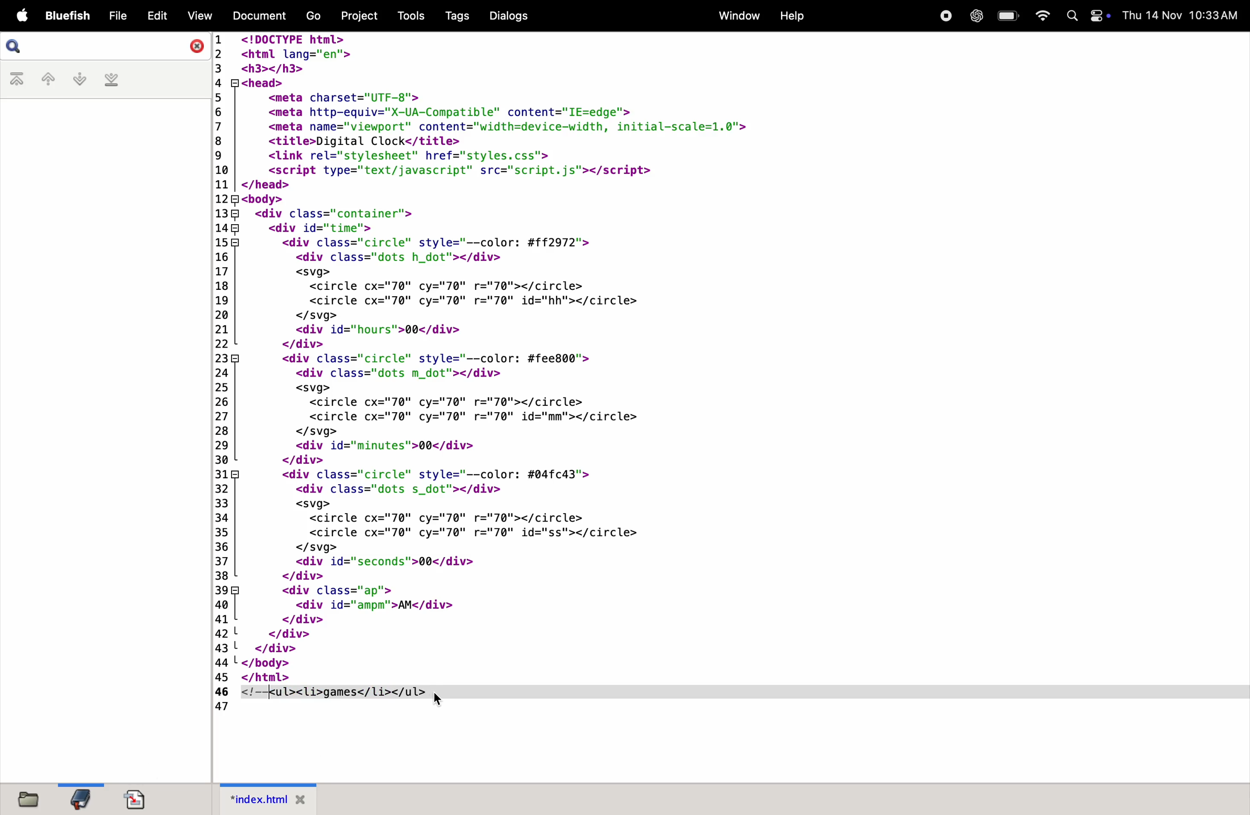  I want to click on dialogs, so click(509, 17).